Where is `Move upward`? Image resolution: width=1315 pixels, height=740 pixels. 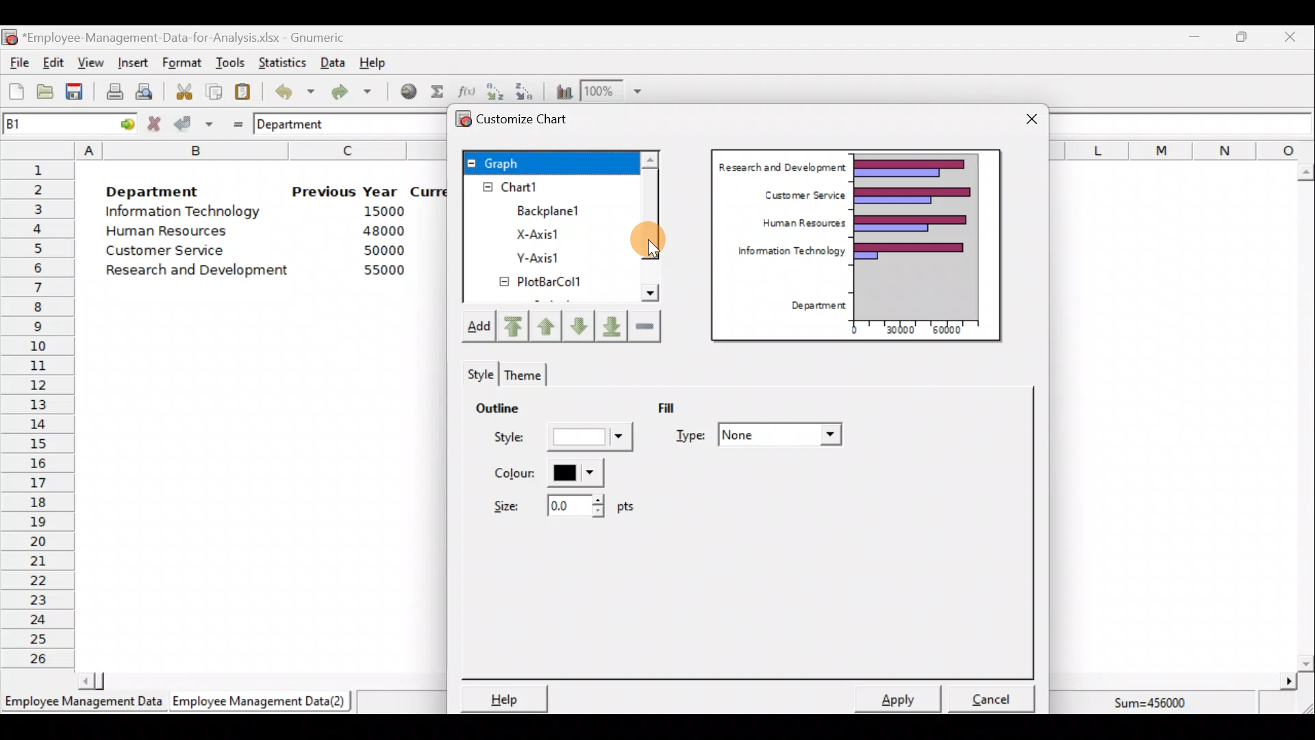 Move upward is located at coordinates (511, 327).